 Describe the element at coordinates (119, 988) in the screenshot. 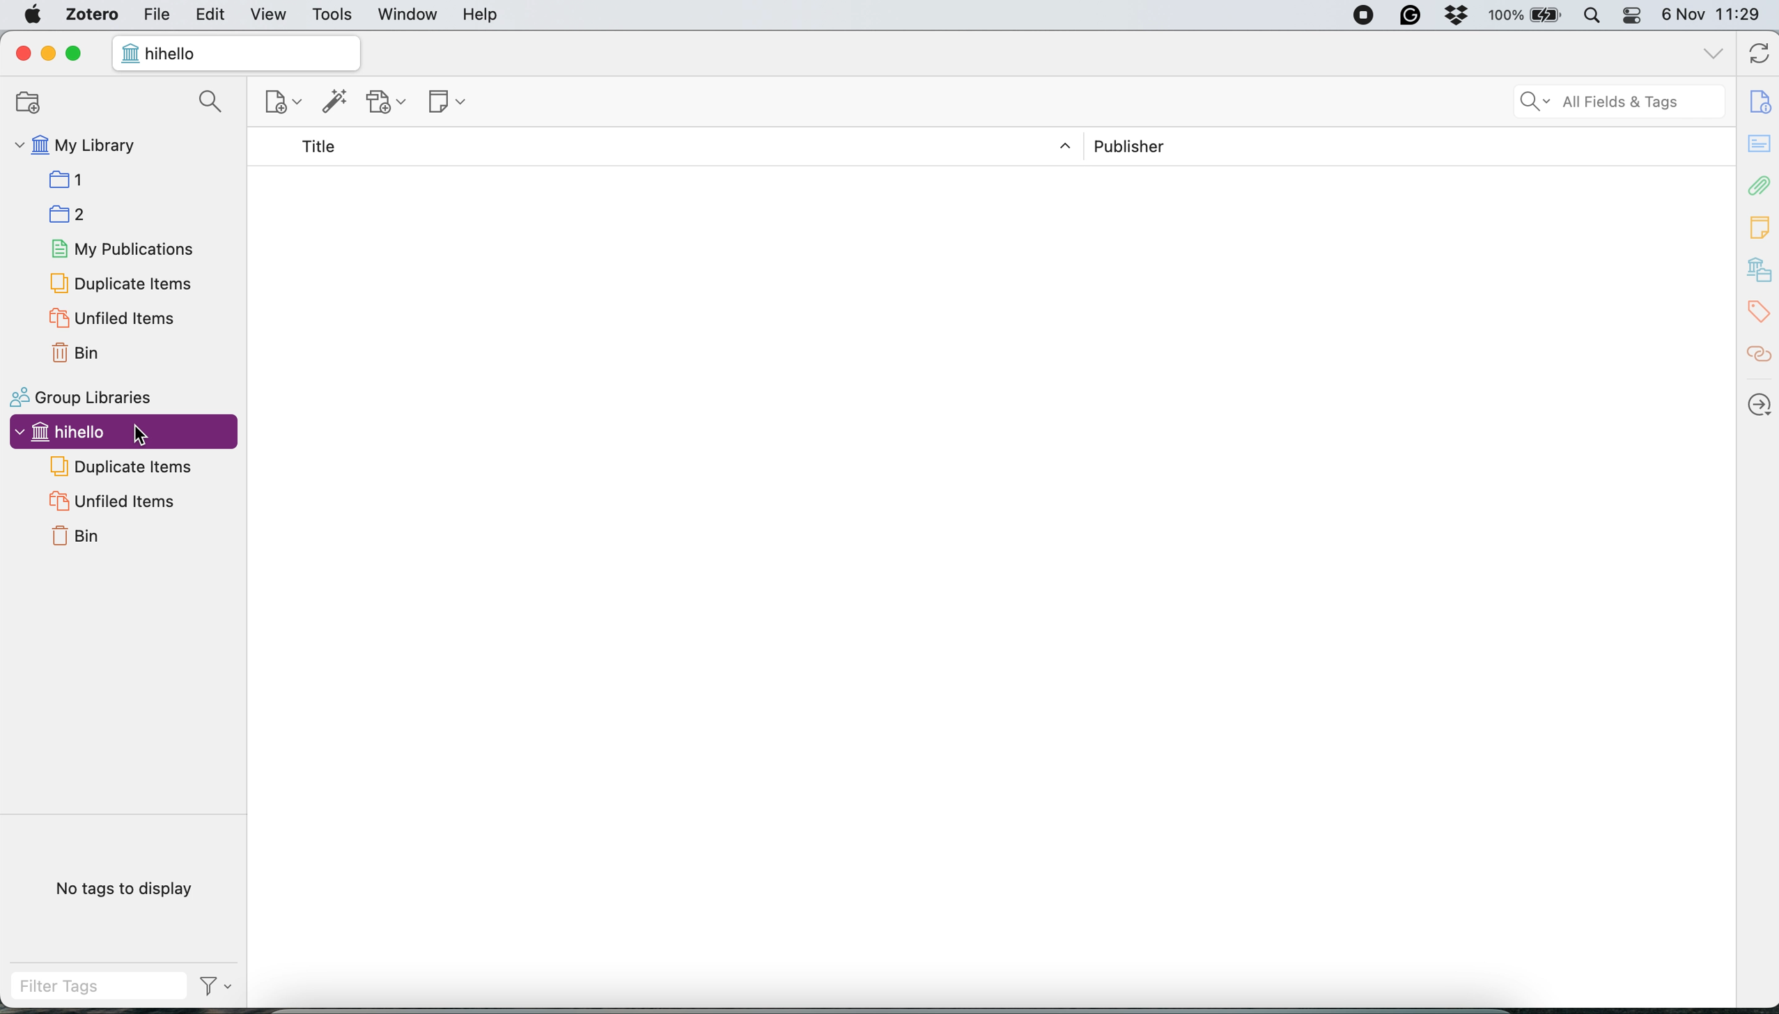

I see `filter tags` at that location.